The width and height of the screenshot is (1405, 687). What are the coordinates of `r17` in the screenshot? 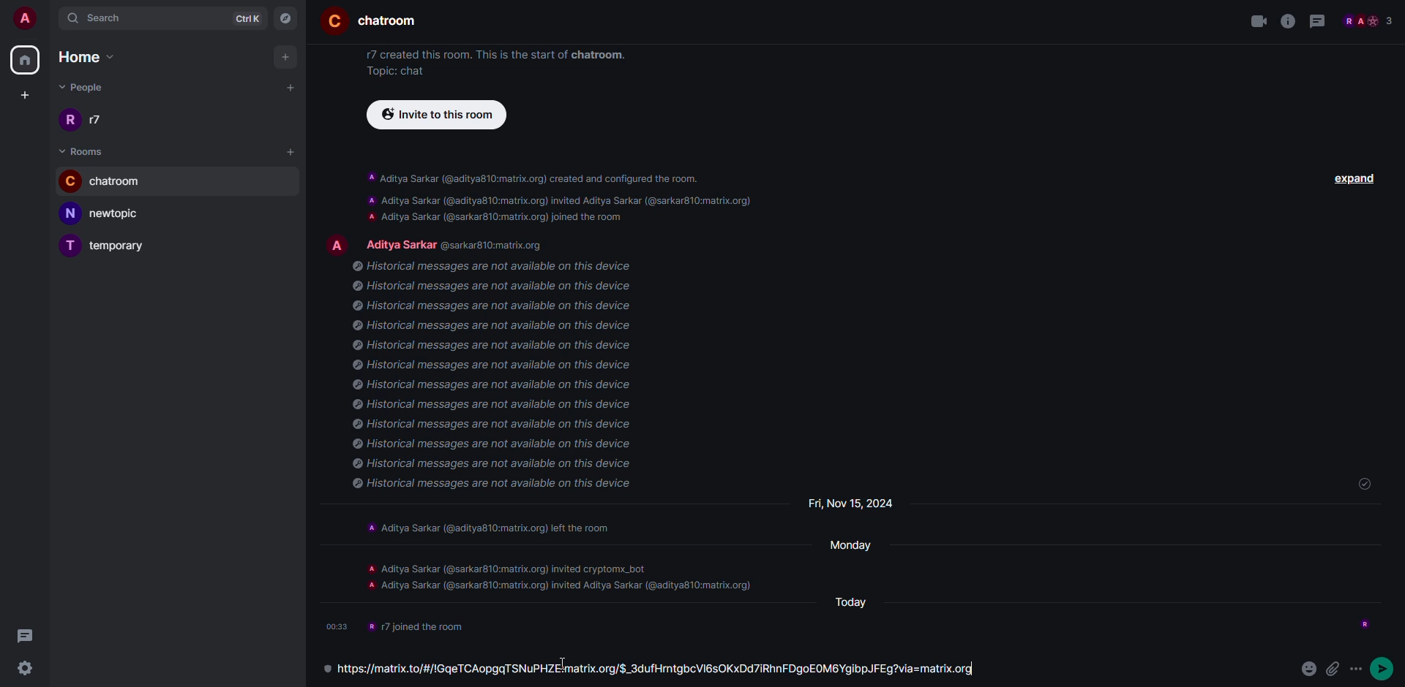 It's located at (83, 118).